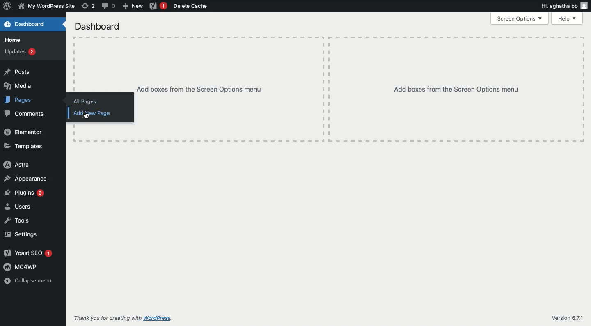 The width and height of the screenshot is (591, 326). What do you see at coordinates (521, 18) in the screenshot?
I see `Screen Options` at bounding box center [521, 18].